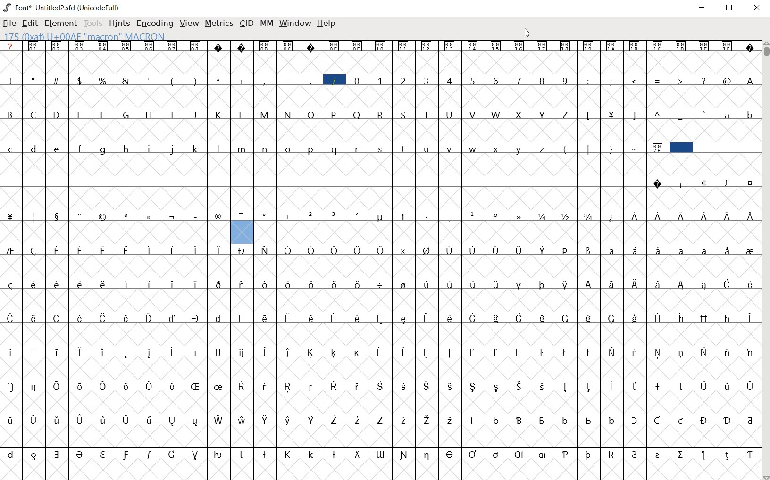 This screenshot has height=480, width=770. Describe the element at coordinates (703, 386) in the screenshot. I see `` at that location.